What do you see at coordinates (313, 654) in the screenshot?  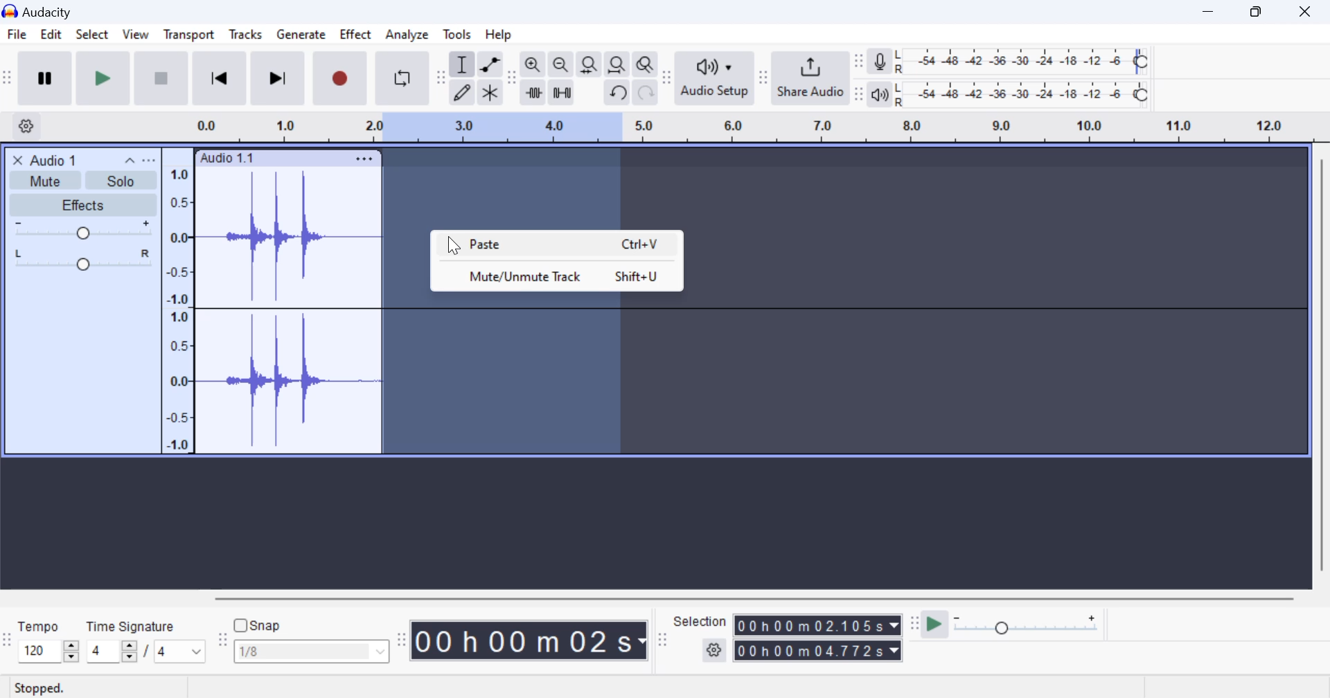 I see `Snap options` at bounding box center [313, 654].